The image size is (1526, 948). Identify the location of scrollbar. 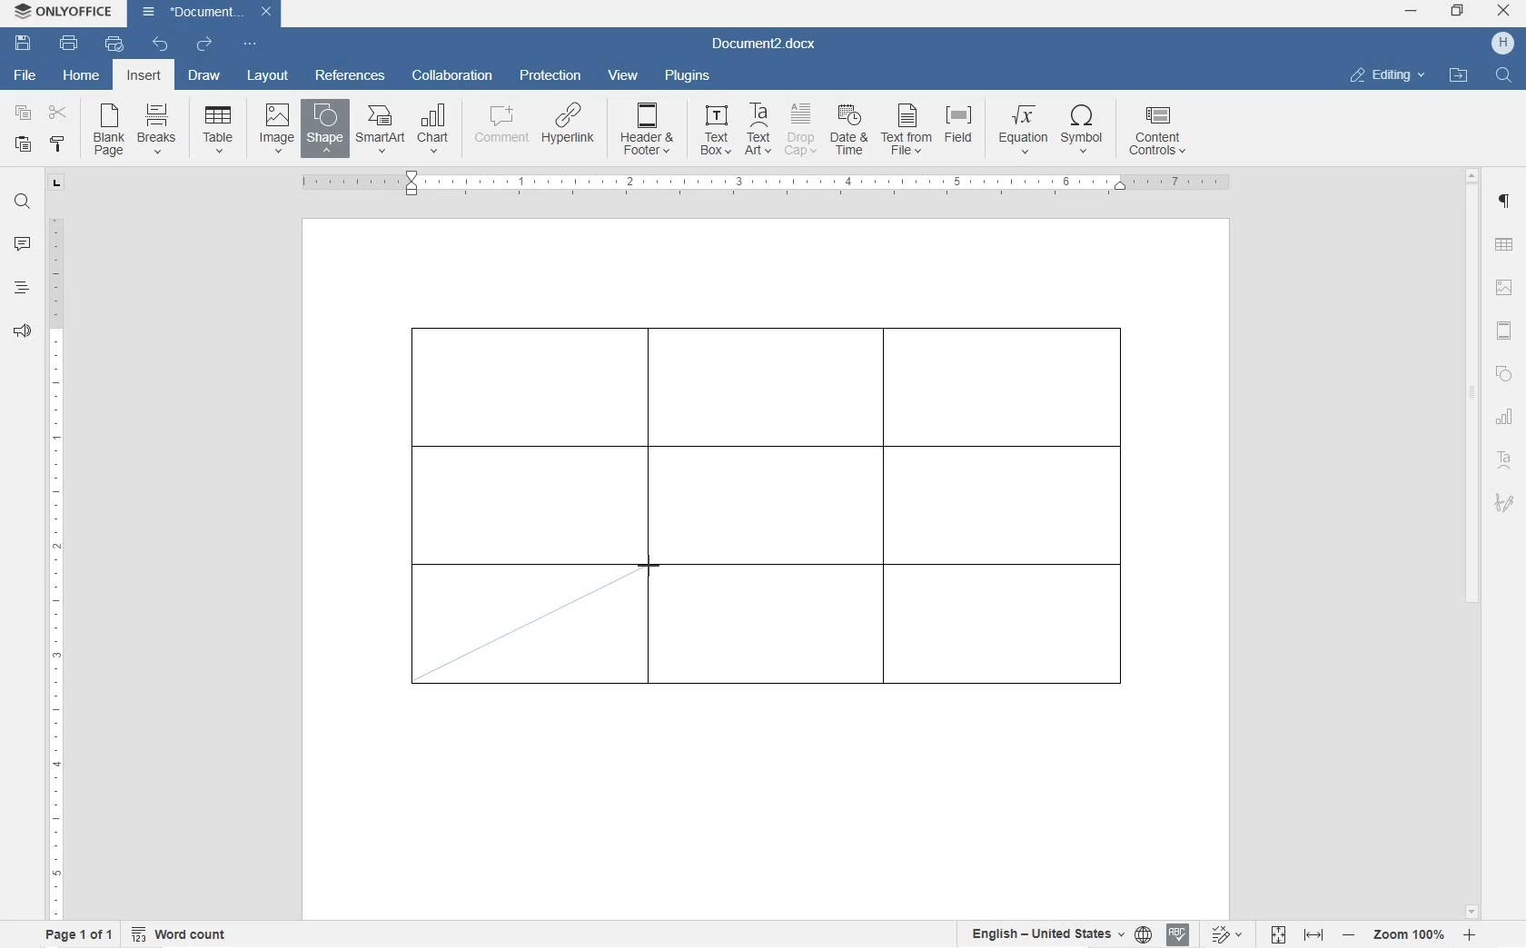
(1472, 542).